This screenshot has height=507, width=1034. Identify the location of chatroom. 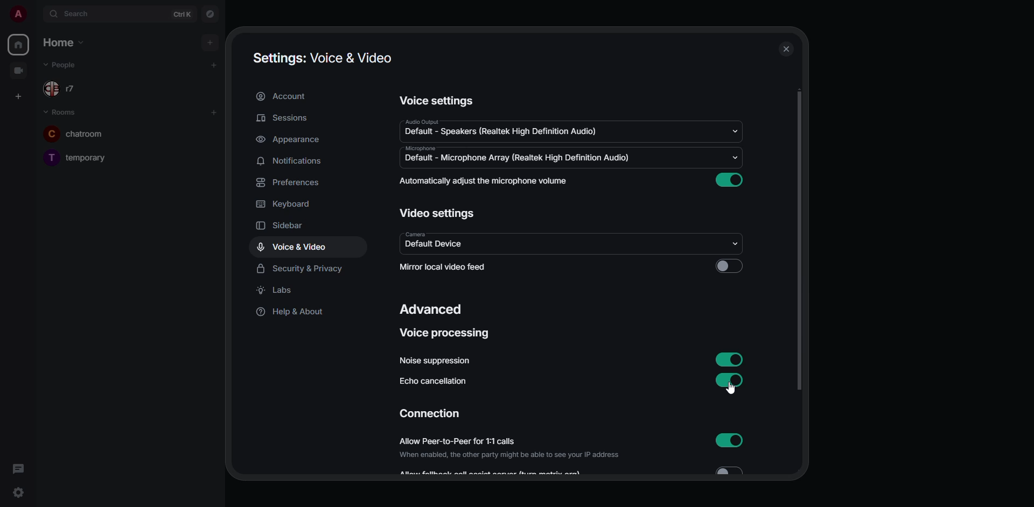
(79, 133).